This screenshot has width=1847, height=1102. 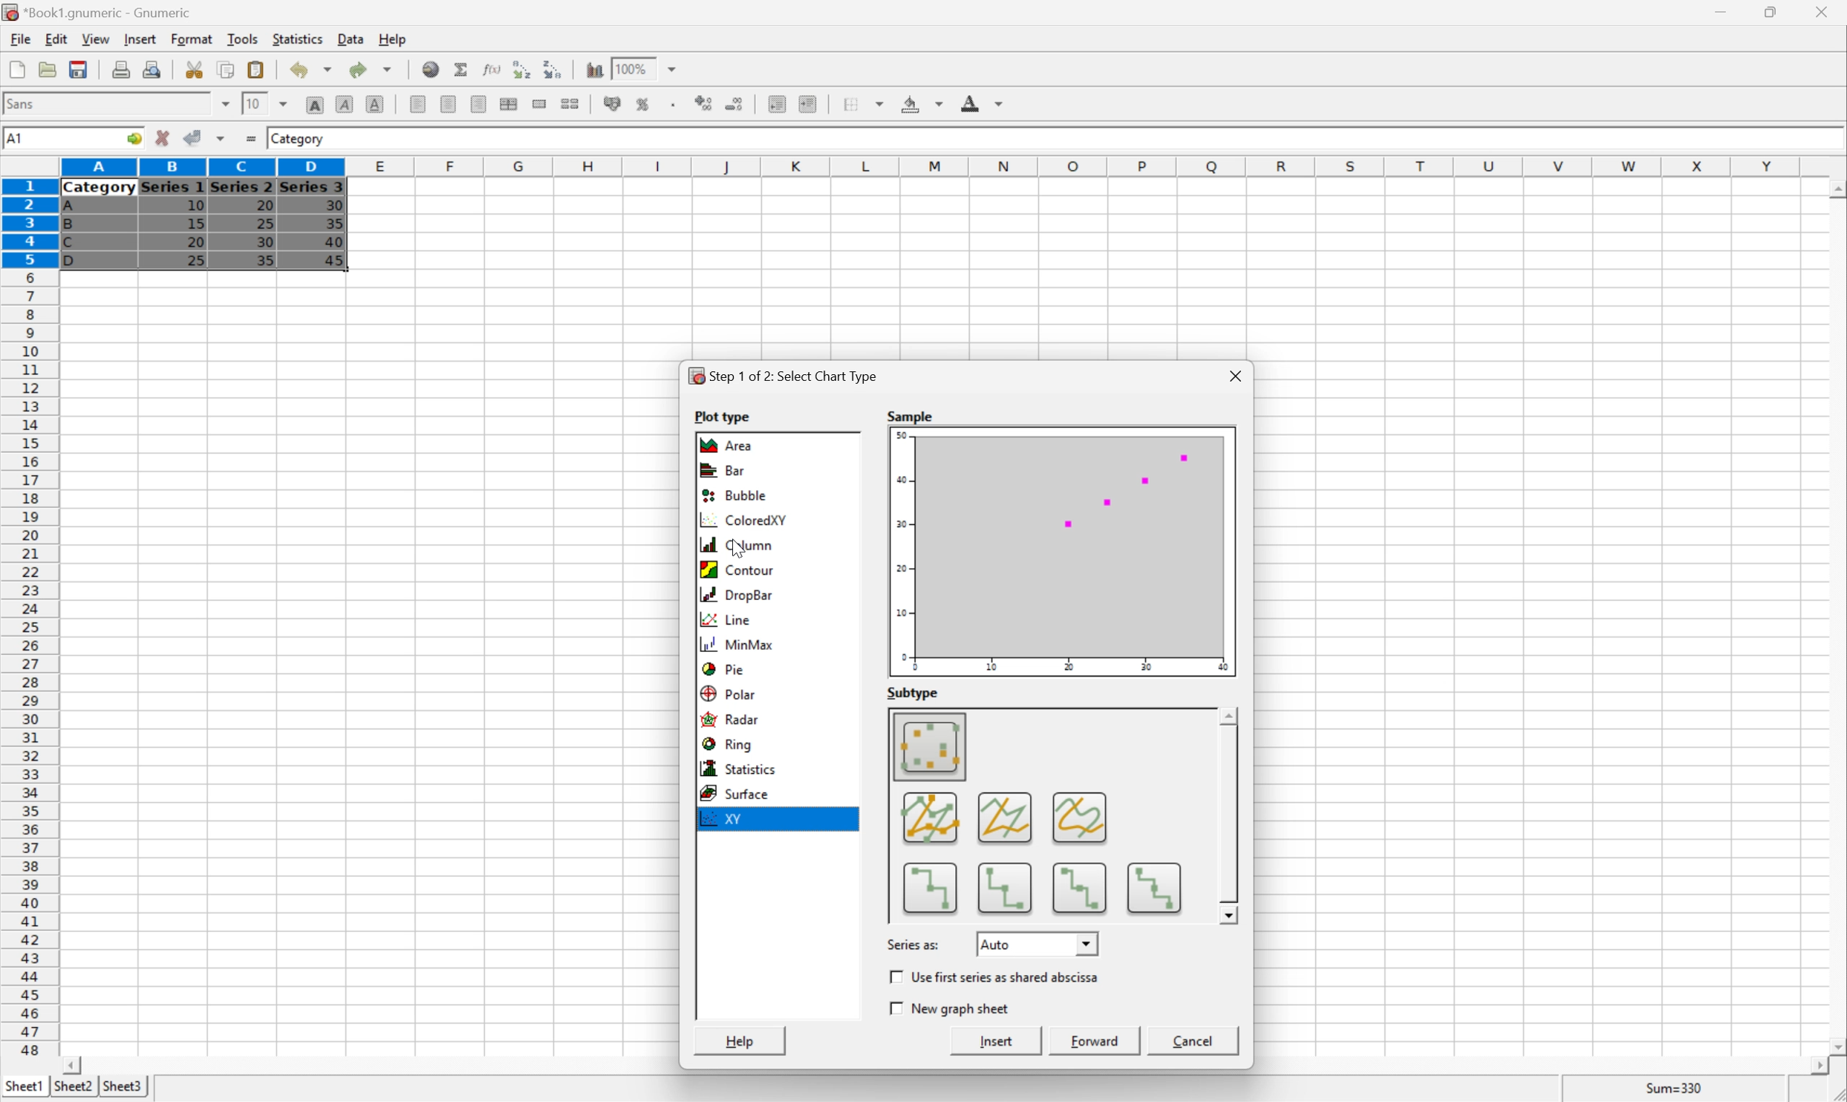 I want to click on Background, so click(x=920, y=102).